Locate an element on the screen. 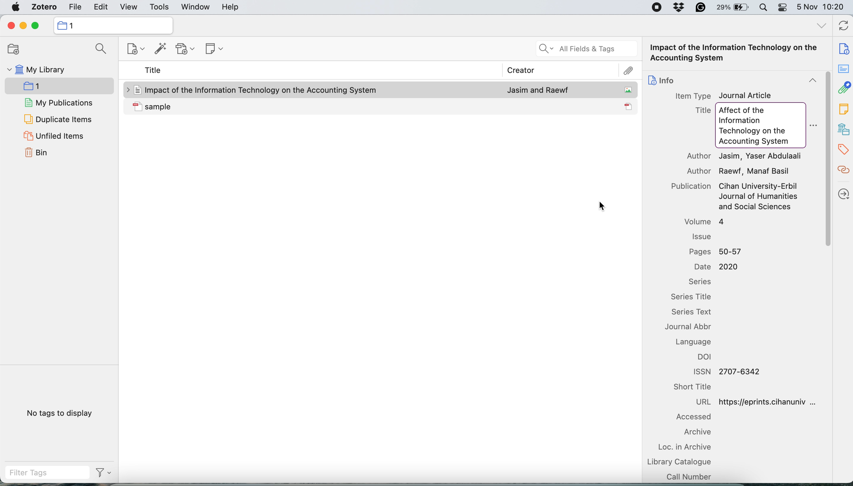  no tags to display is located at coordinates (60, 413).